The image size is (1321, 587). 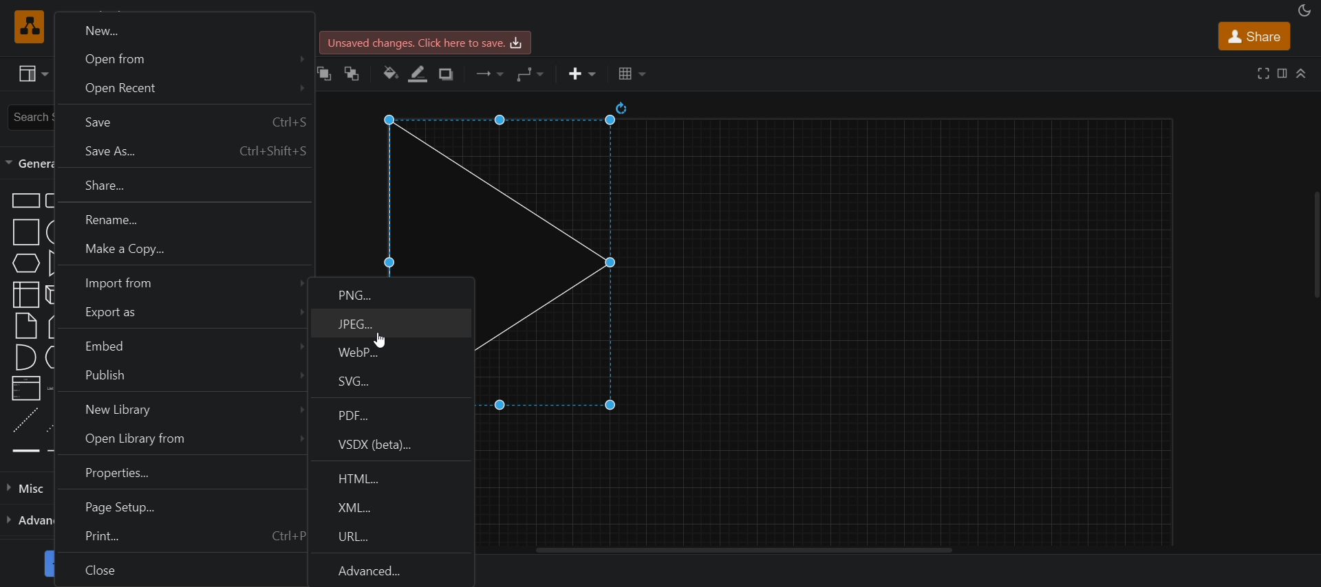 I want to click on dashed line, so click(x=25, y=419).